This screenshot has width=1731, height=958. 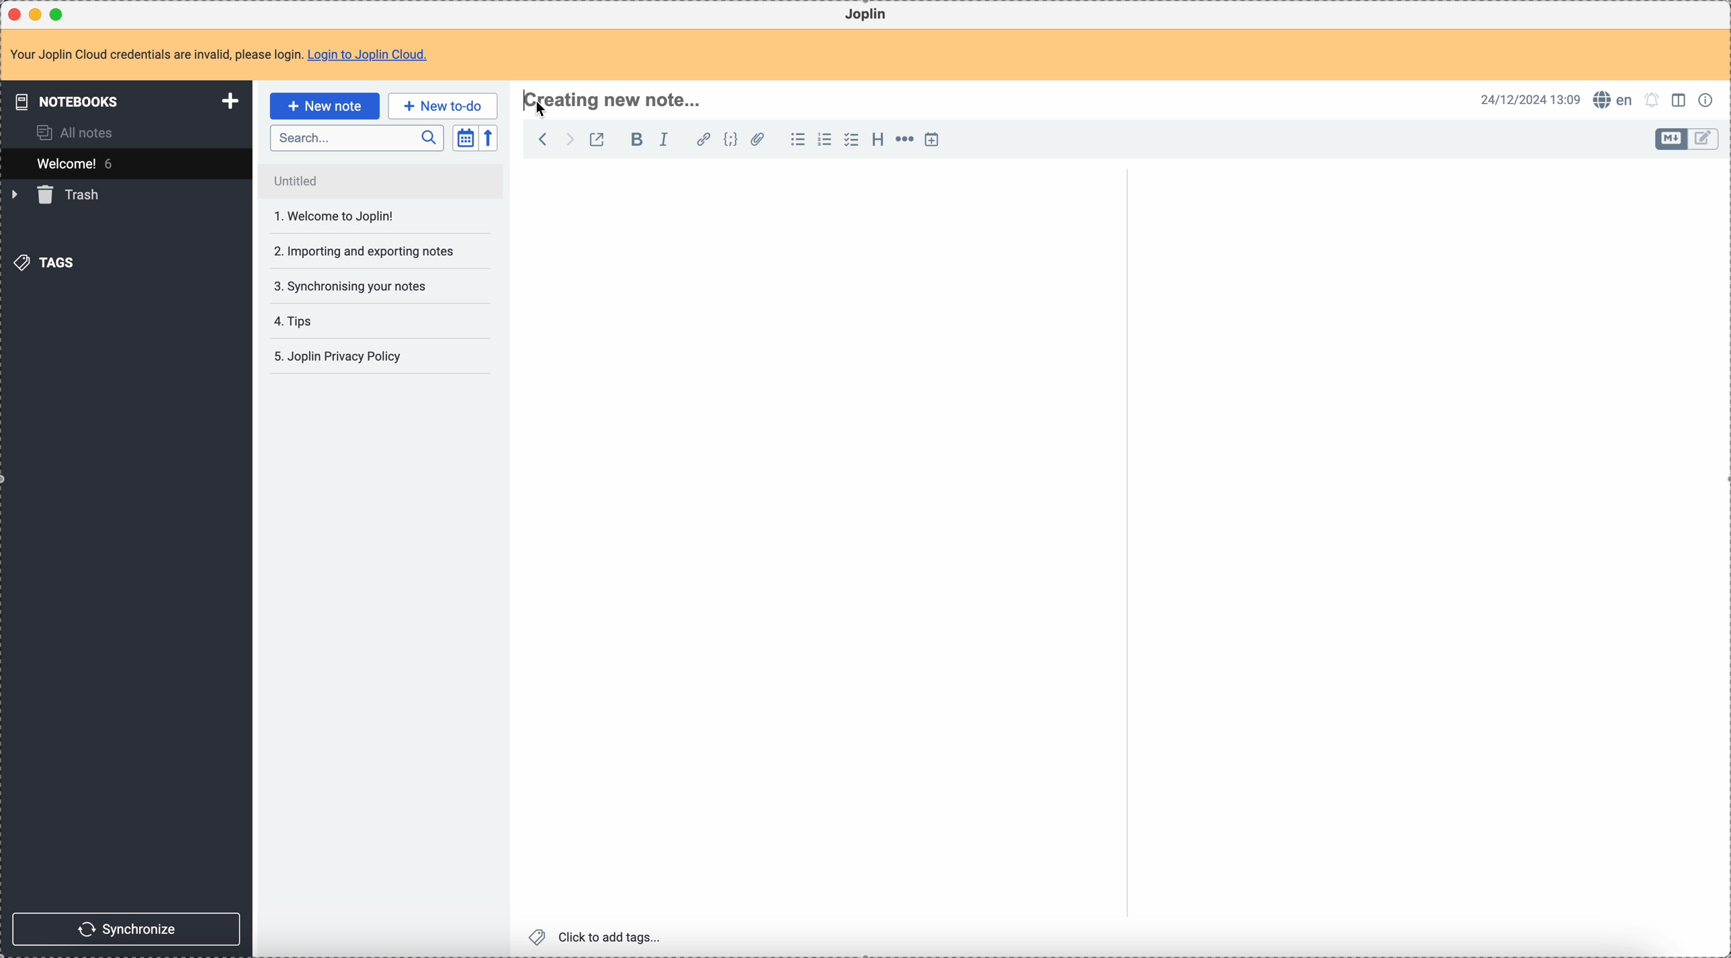 I want to click on new to-do, so click(x=443, y=105).